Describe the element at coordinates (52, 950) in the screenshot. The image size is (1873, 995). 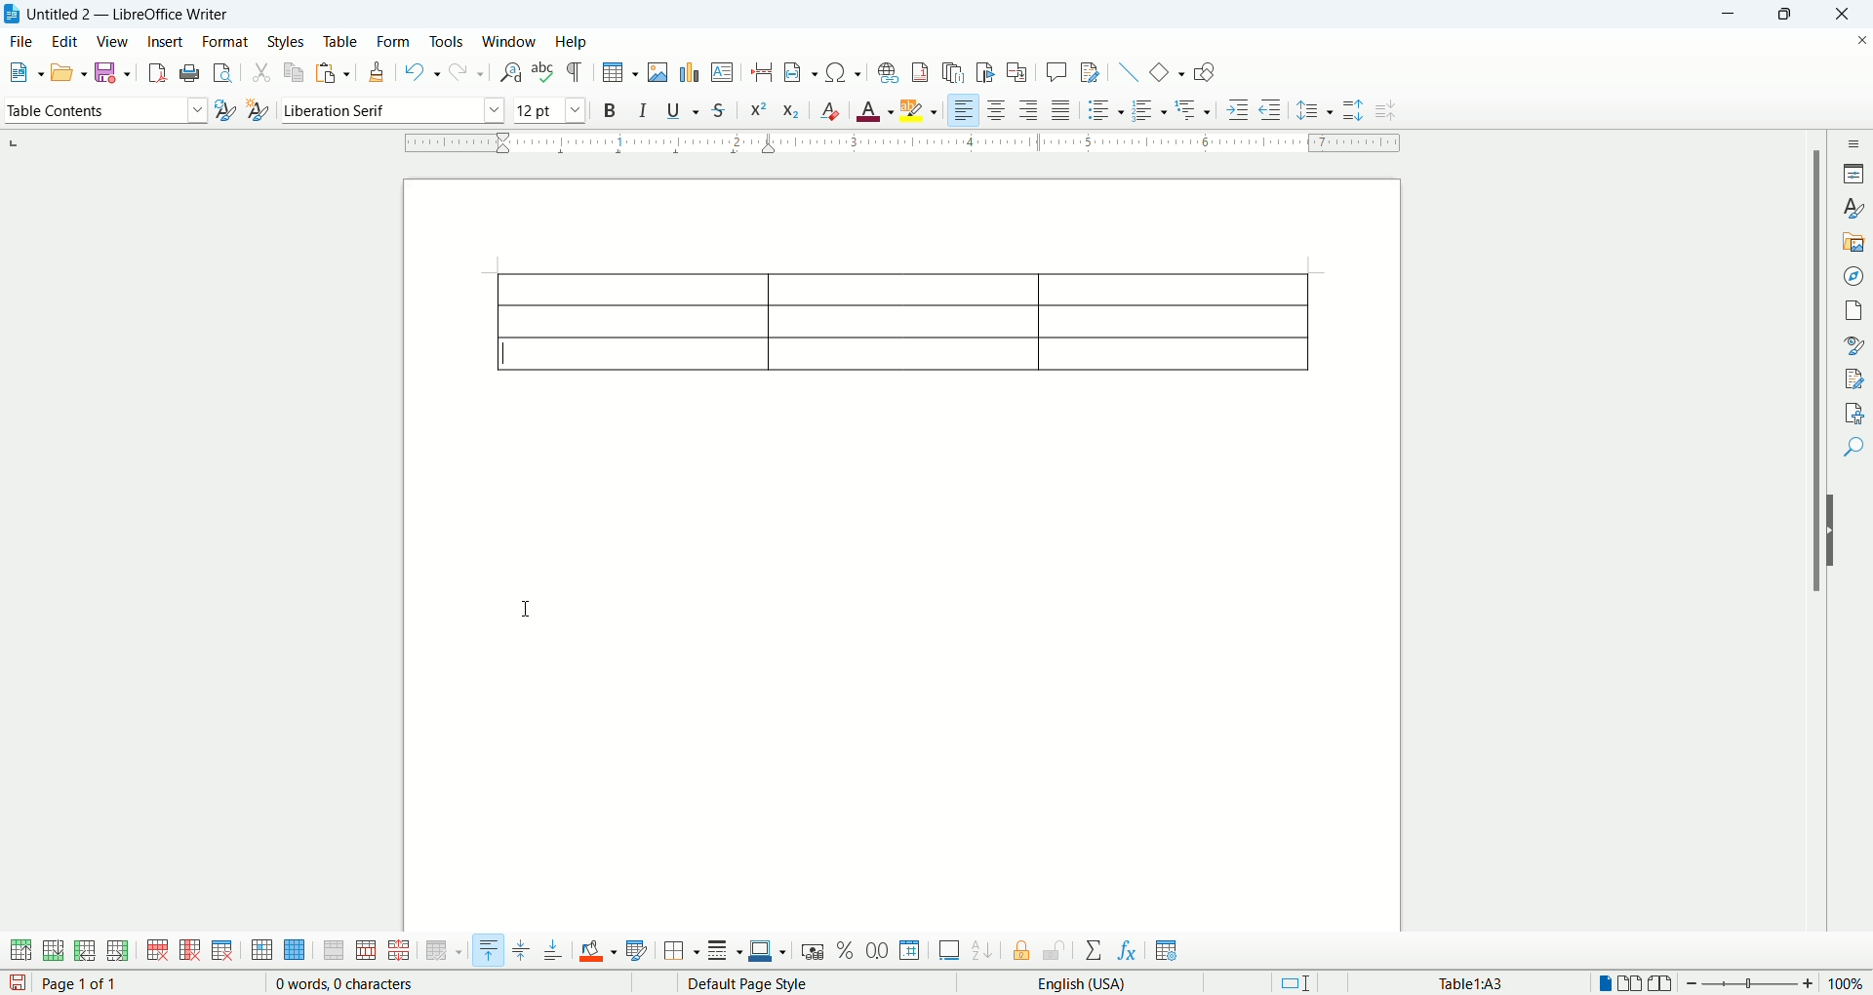
I see `add rows below` at that location.